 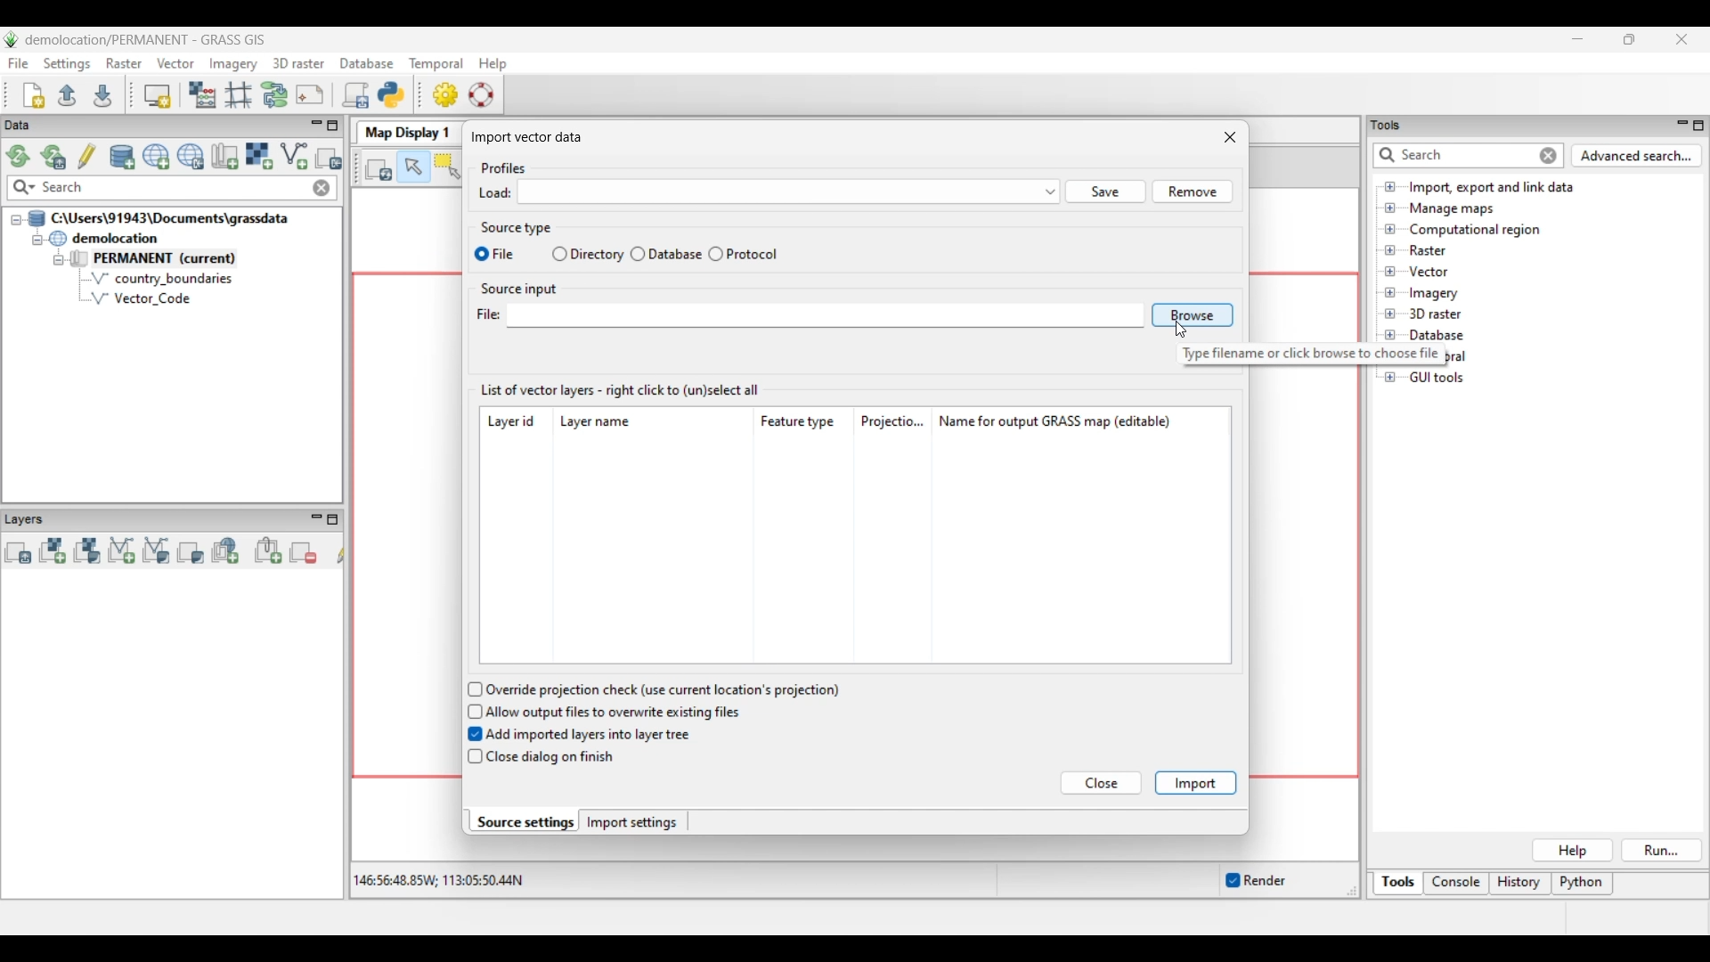 I want to click on Python, so click(x=1584, y=885).